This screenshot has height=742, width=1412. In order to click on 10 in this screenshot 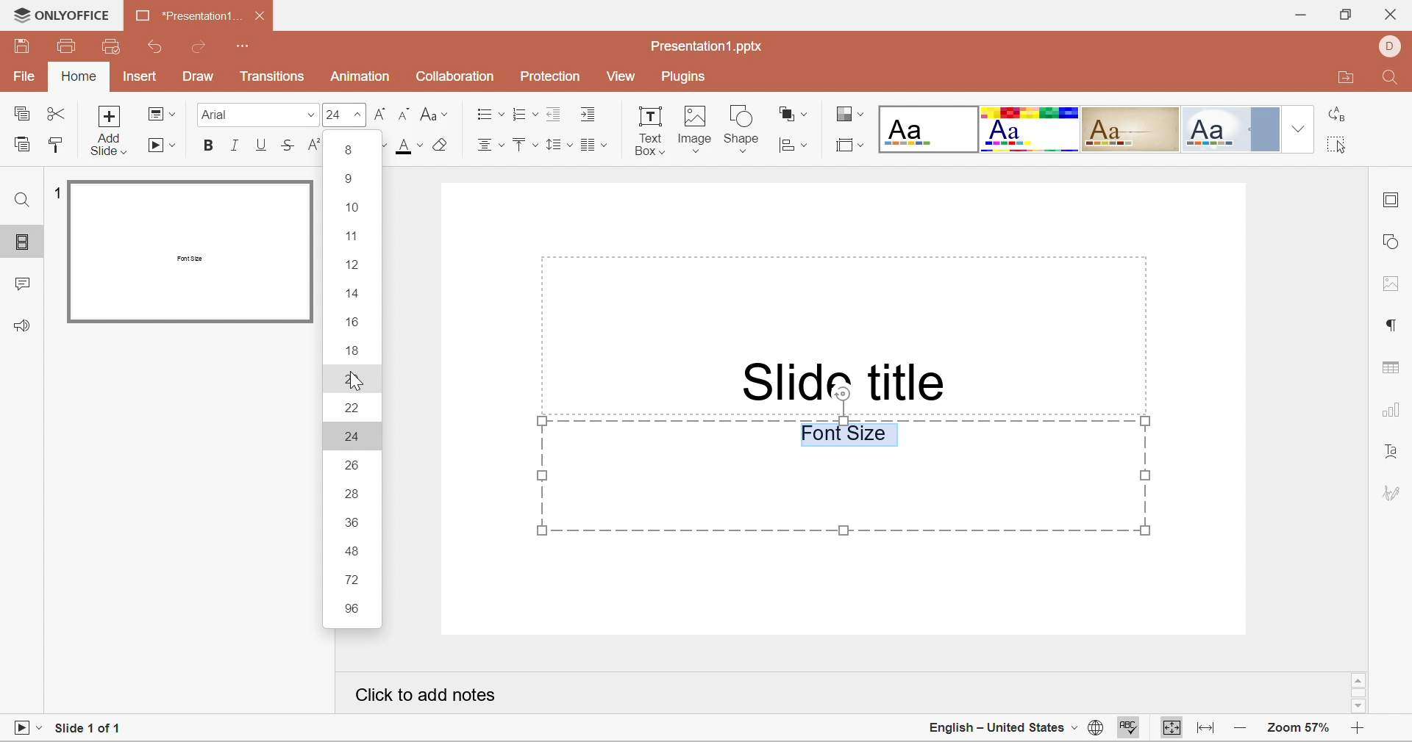, I will do `click(352, 209)`.